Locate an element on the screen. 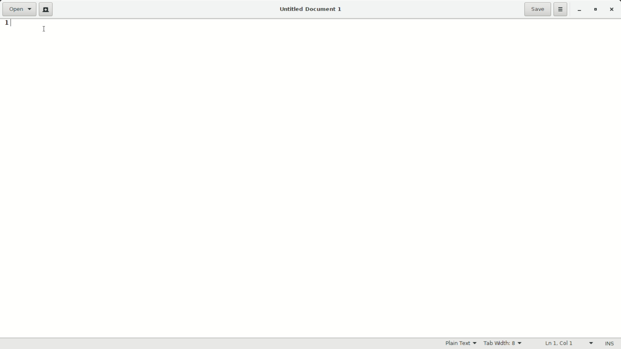  maximize or restore is located at coordinates (597, 10).